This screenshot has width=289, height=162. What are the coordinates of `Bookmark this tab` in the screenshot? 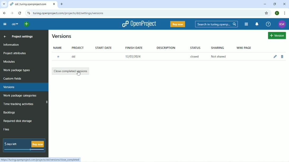 It's located at (267, 13).